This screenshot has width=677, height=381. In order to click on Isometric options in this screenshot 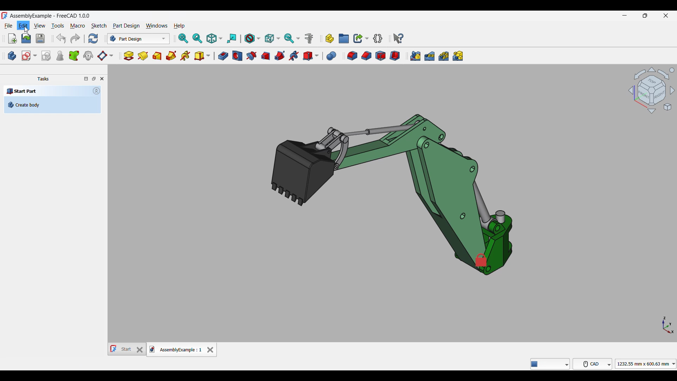, I will do `click(214, 38)`.